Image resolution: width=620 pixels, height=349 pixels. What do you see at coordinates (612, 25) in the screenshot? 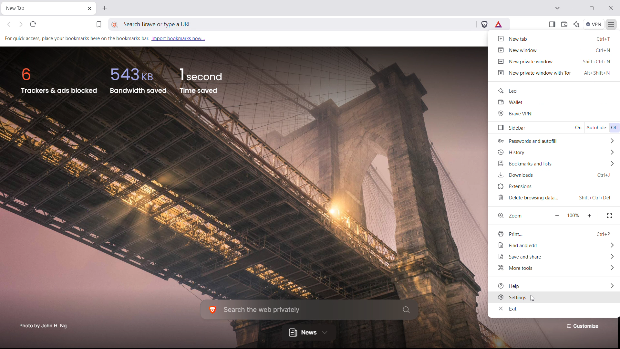
I see `customize and control` at bounding box center [612, 25].